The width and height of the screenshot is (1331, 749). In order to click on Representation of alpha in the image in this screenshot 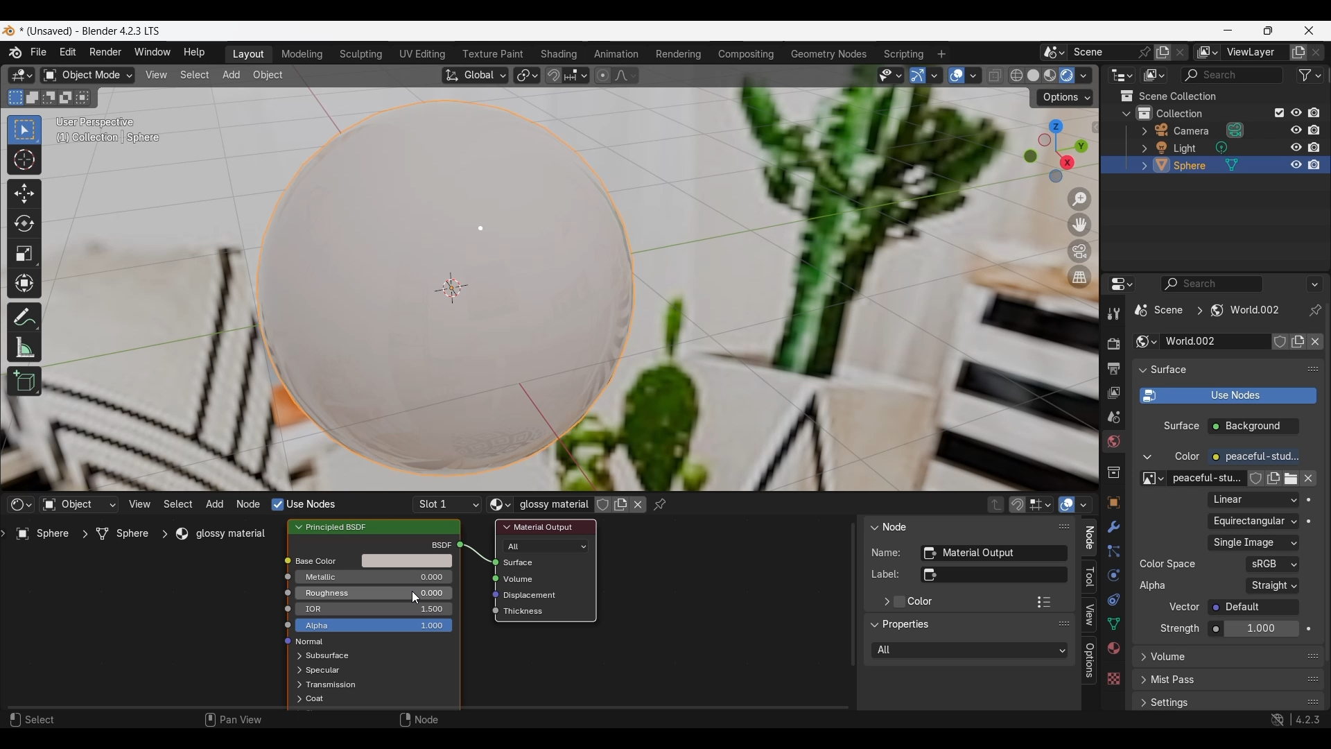, I will do `click(1273, 585)`.